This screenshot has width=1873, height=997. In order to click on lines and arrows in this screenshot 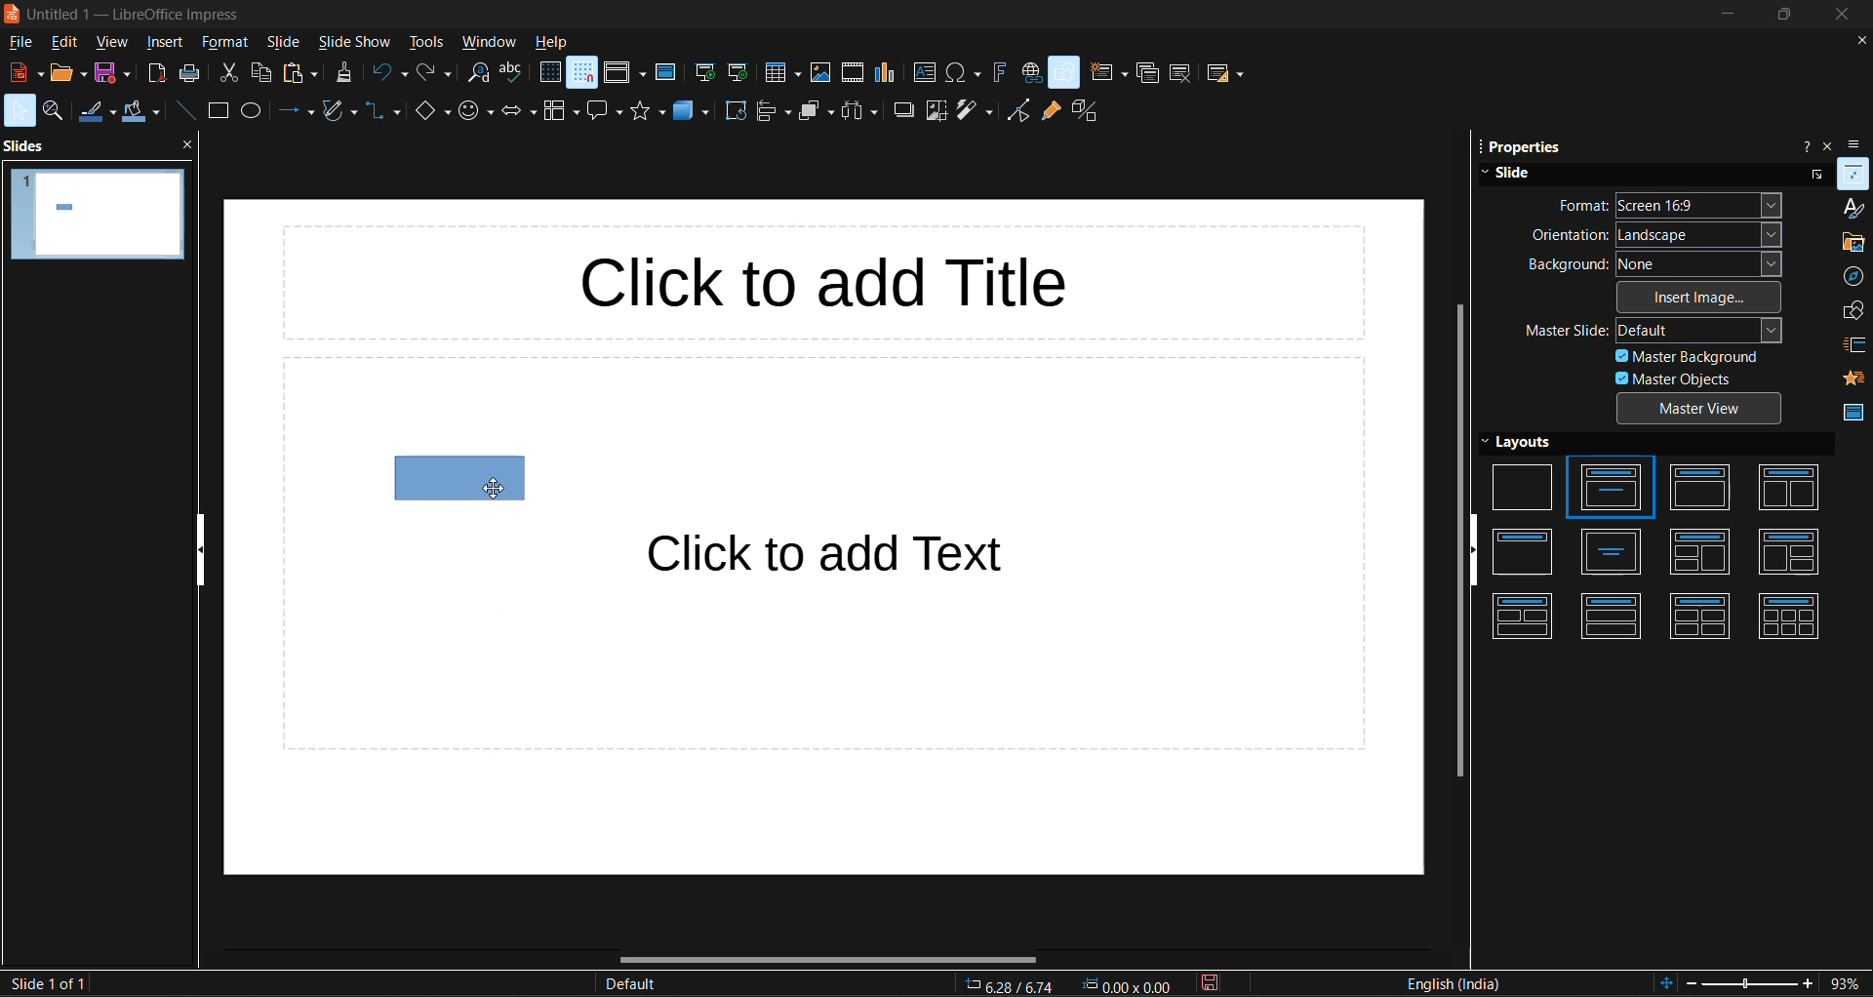, I will do `click(298, 111)`.